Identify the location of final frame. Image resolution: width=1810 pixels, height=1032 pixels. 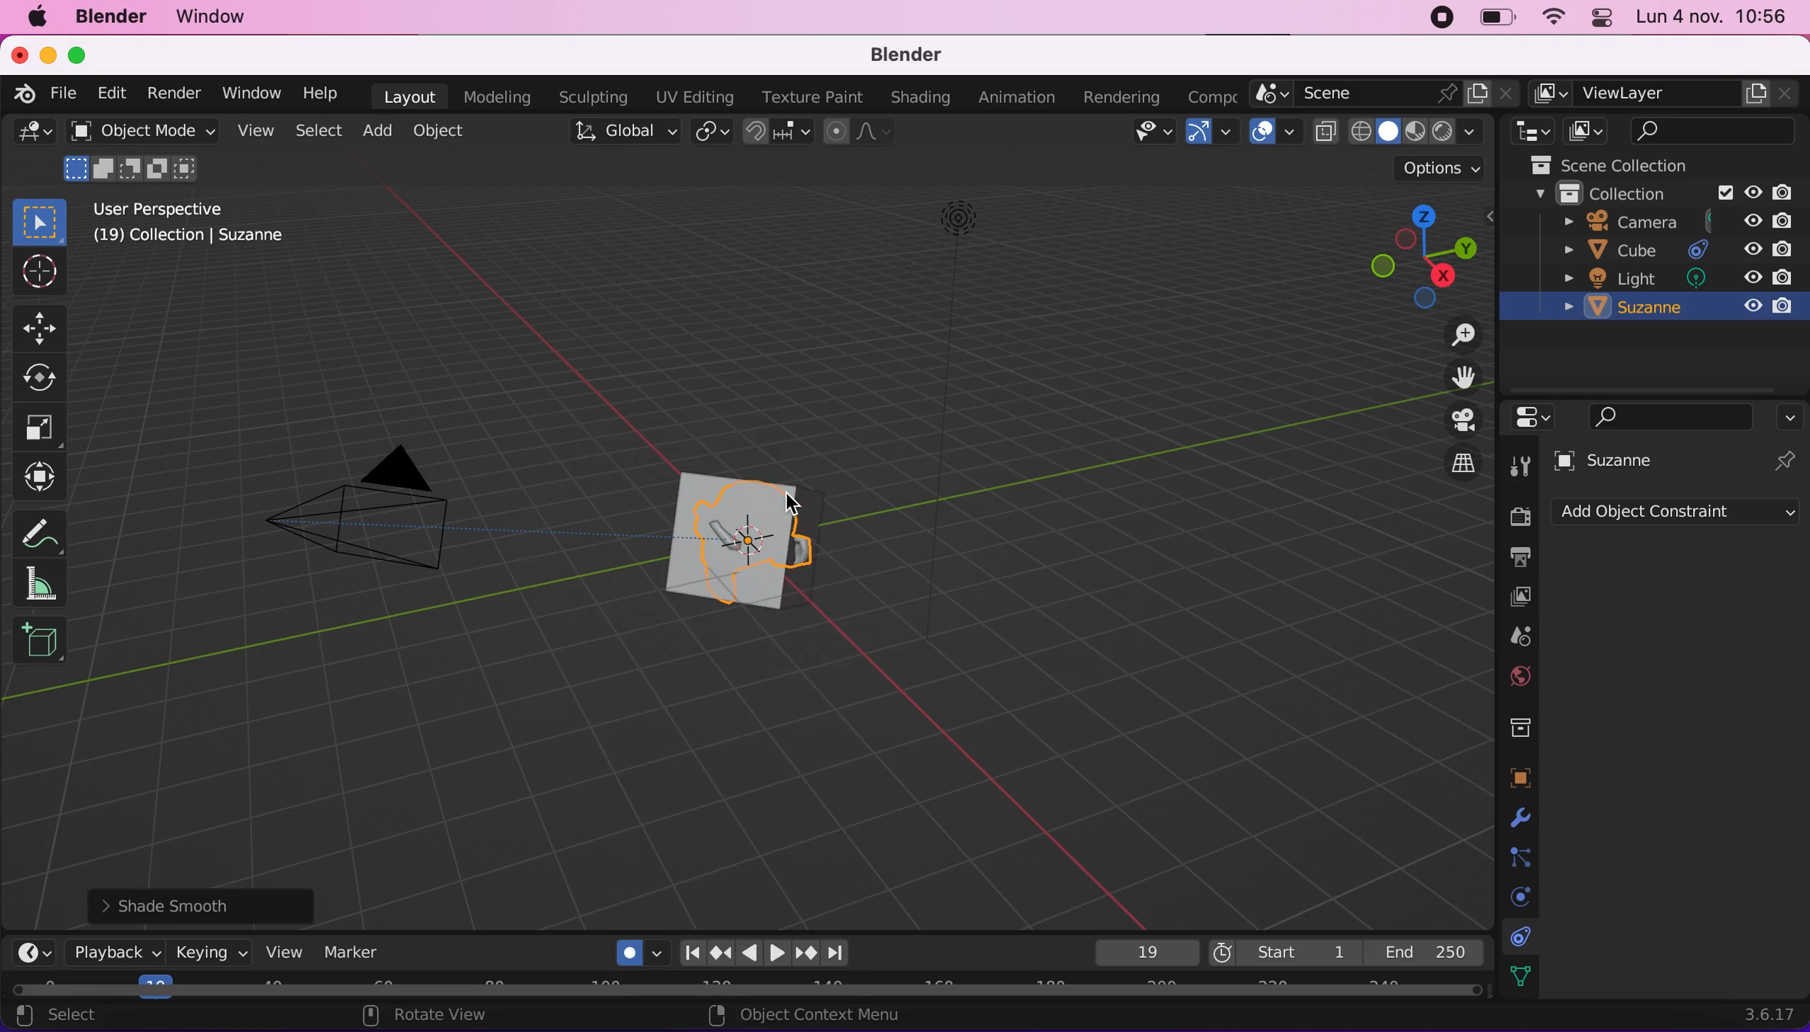
(1427, 948).